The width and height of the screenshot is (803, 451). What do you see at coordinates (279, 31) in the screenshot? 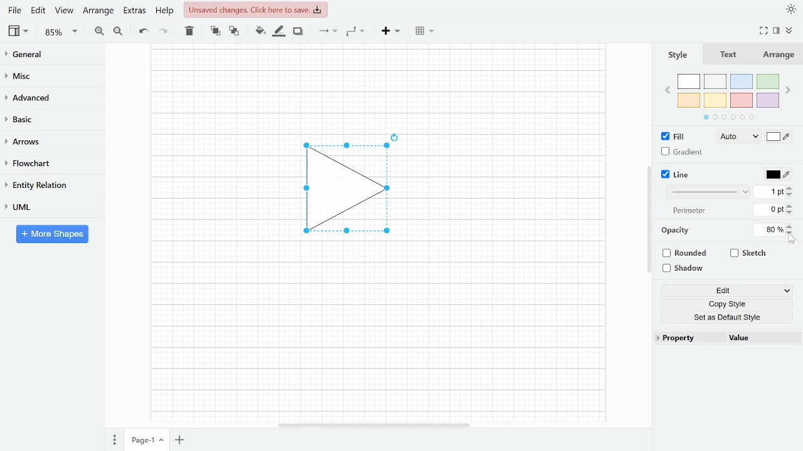
I see `Fill line` at bounding box center [279, 31].